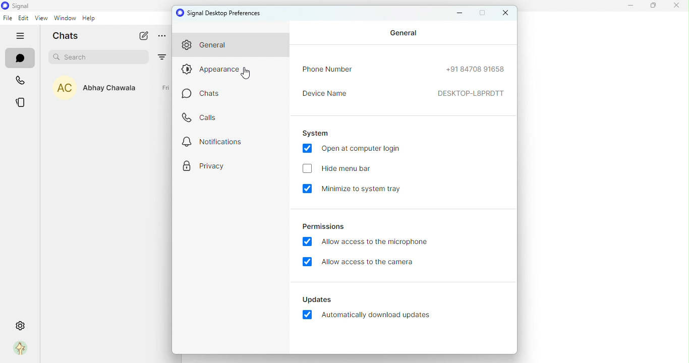 This screenshot has height=363, width=689. What do you see at coordinates (360, 262) in the screenshot?
I see `allow access to the camera` at bounding box center [360, 262].